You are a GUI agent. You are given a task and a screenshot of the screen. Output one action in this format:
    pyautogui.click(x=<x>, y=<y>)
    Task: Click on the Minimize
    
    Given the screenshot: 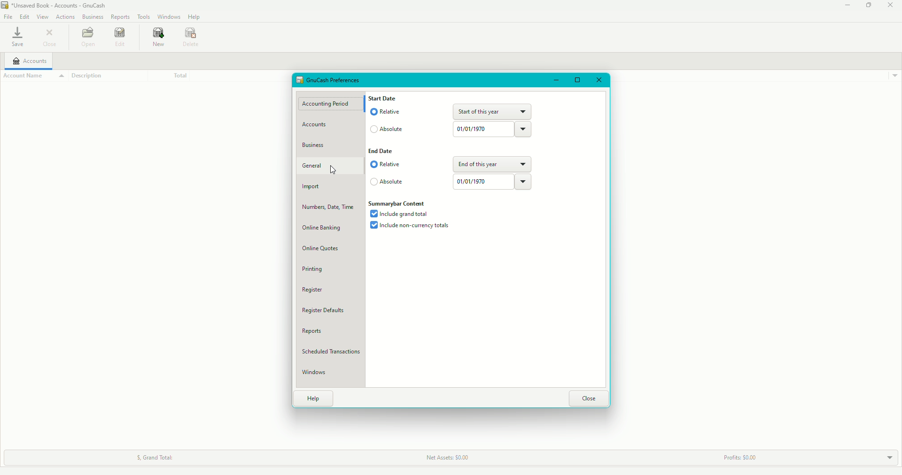 What is the action you would take?
    pyautogui.click(x=846, y=6)
    